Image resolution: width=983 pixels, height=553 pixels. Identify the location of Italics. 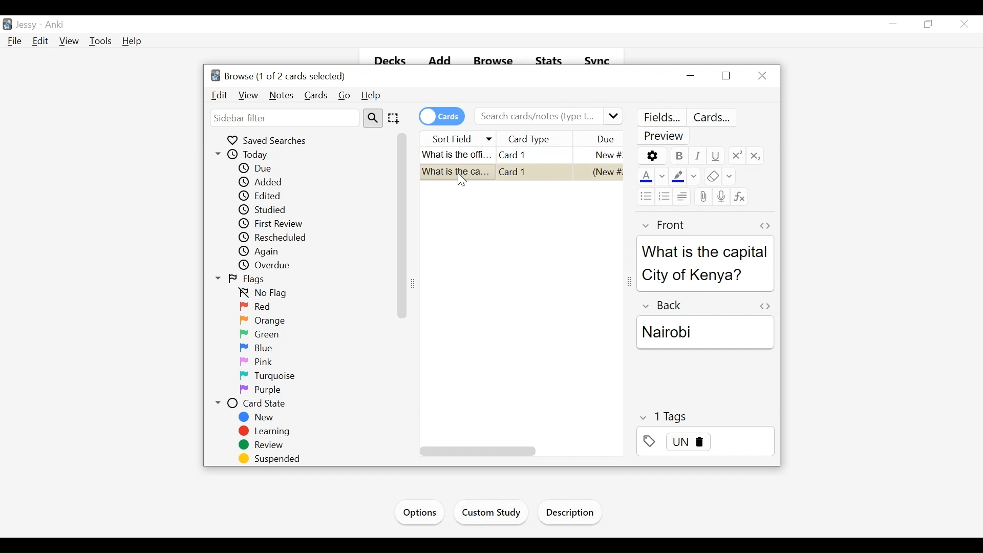
(698, 156).